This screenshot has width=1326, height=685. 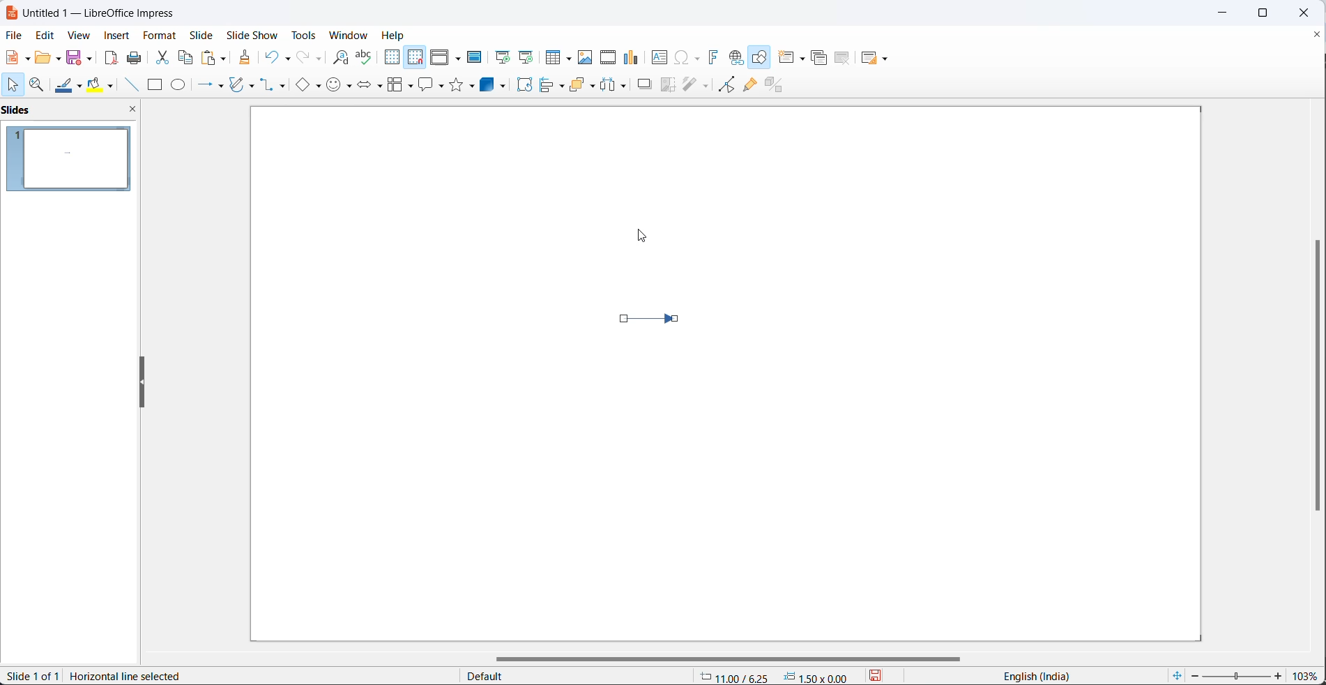 What do you see at coordinates (881, 676) in the screenshot?
I see `save` at bounding box center [881, 676].